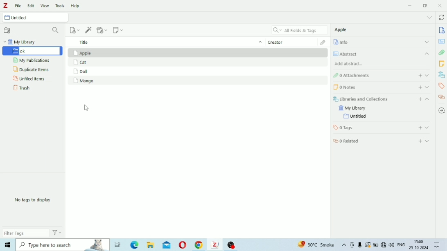 The height and width of the screenshot is (251, 447). I want to click on cursor, so click(87, 107).